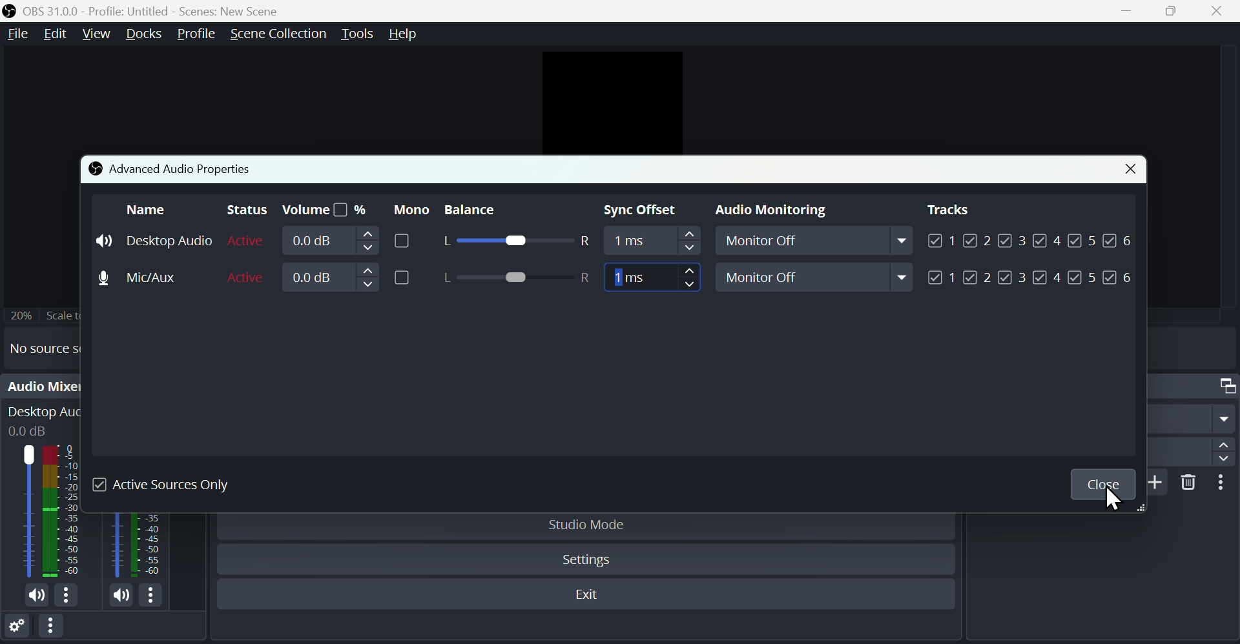 The width and height of the screenshot is (1240, 644). Describe the element at coordinates (247, 276) in the screenshot. I see `Active` at that location.